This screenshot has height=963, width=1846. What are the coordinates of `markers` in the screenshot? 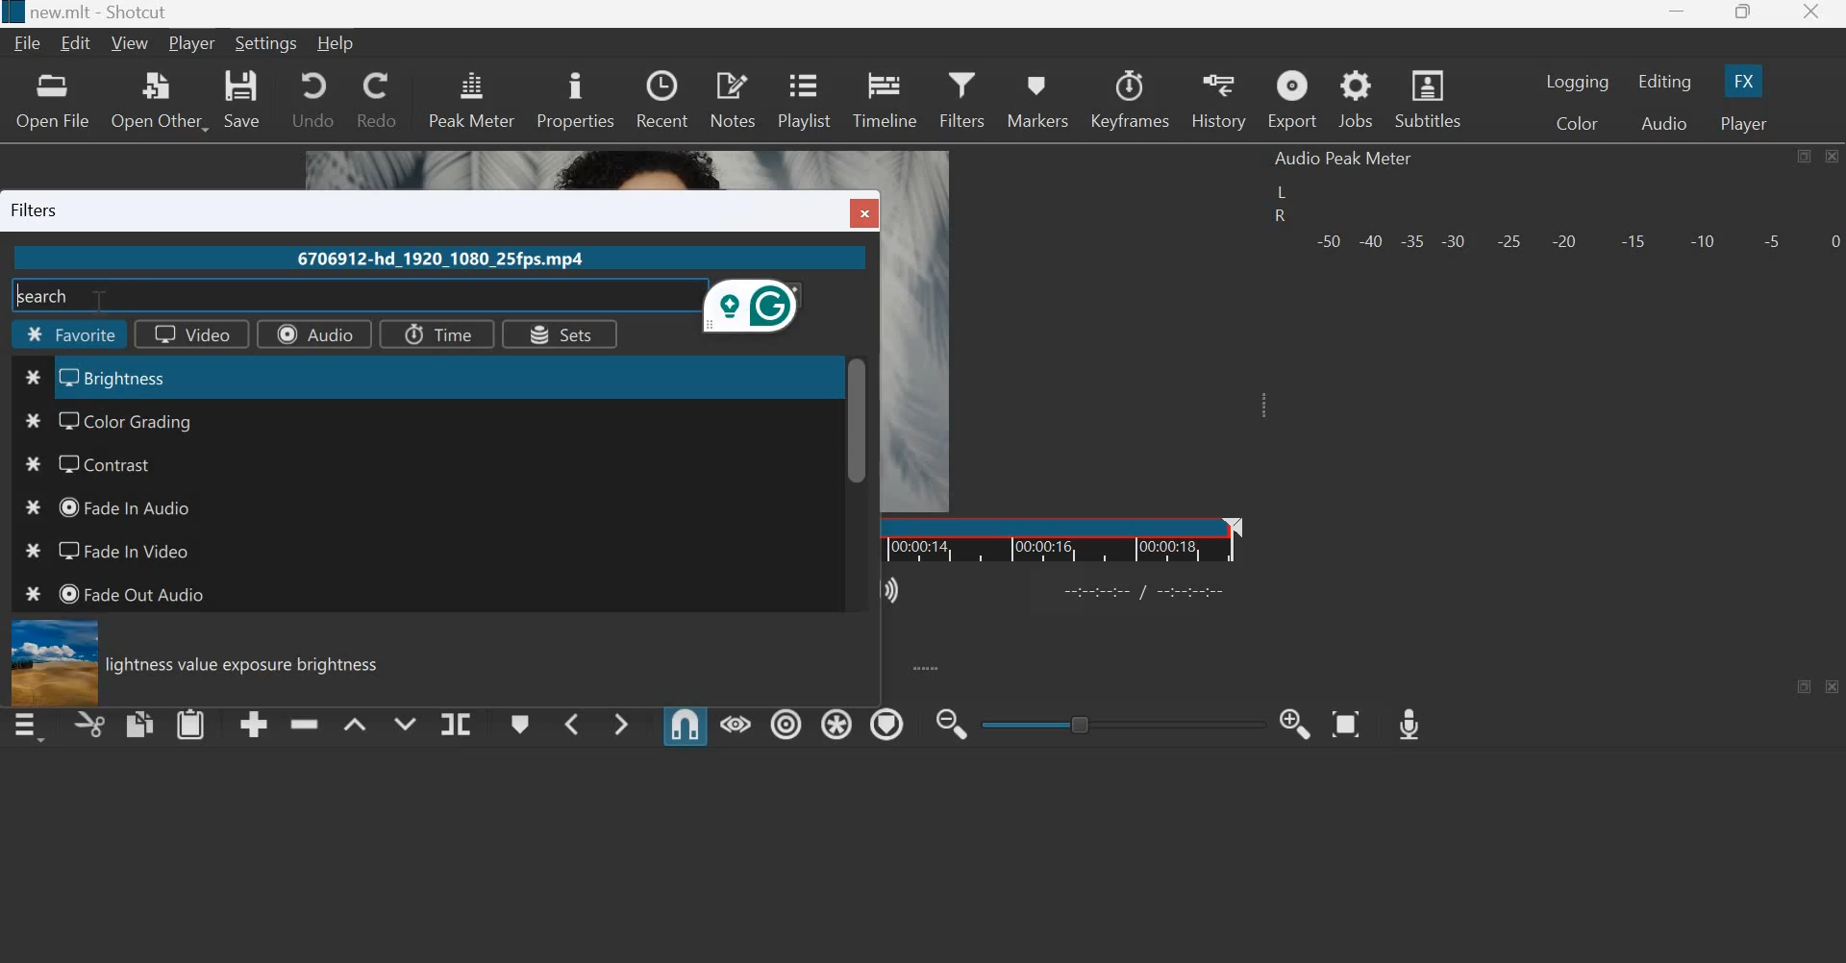 It's located at (1035, 101).